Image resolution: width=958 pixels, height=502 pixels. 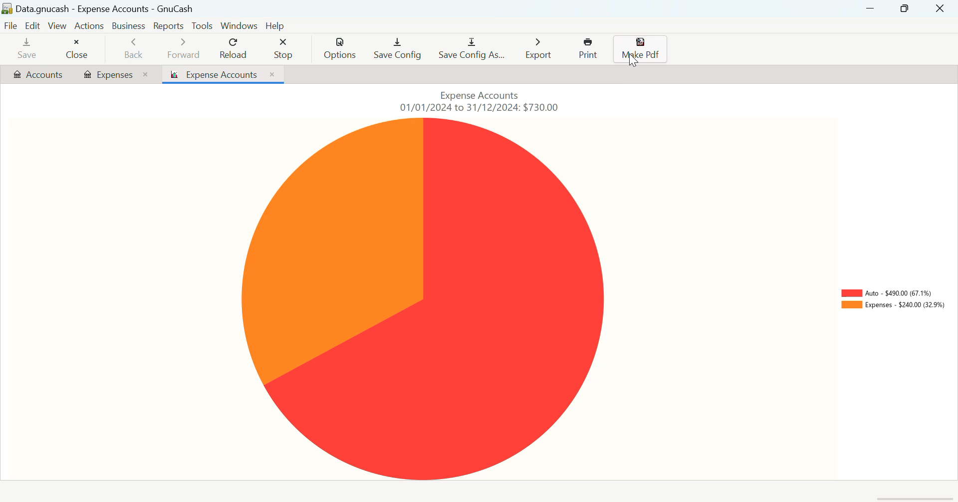 What do you see at coordinates (38, 75) in the screenshot?
I see `Accounts Tab` at bounding box center [38, 75].